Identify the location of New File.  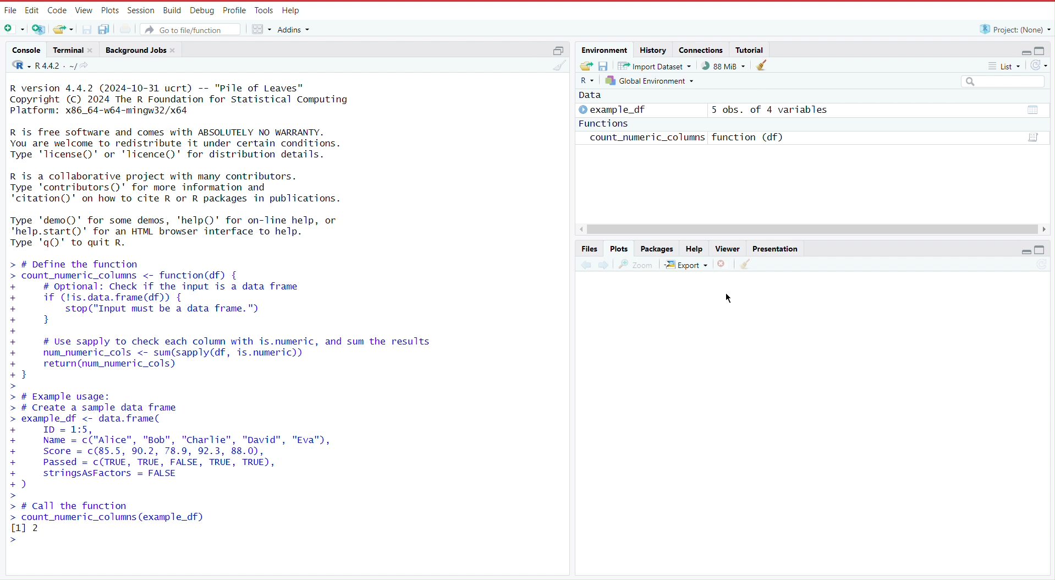
(15, 30).